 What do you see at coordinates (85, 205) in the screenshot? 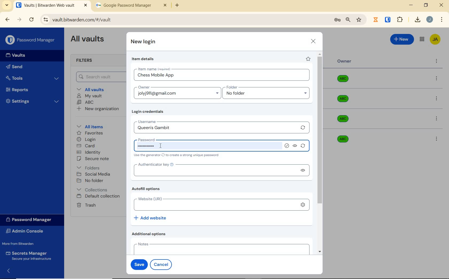
I see `Trash` at bounding box center [85, 205].